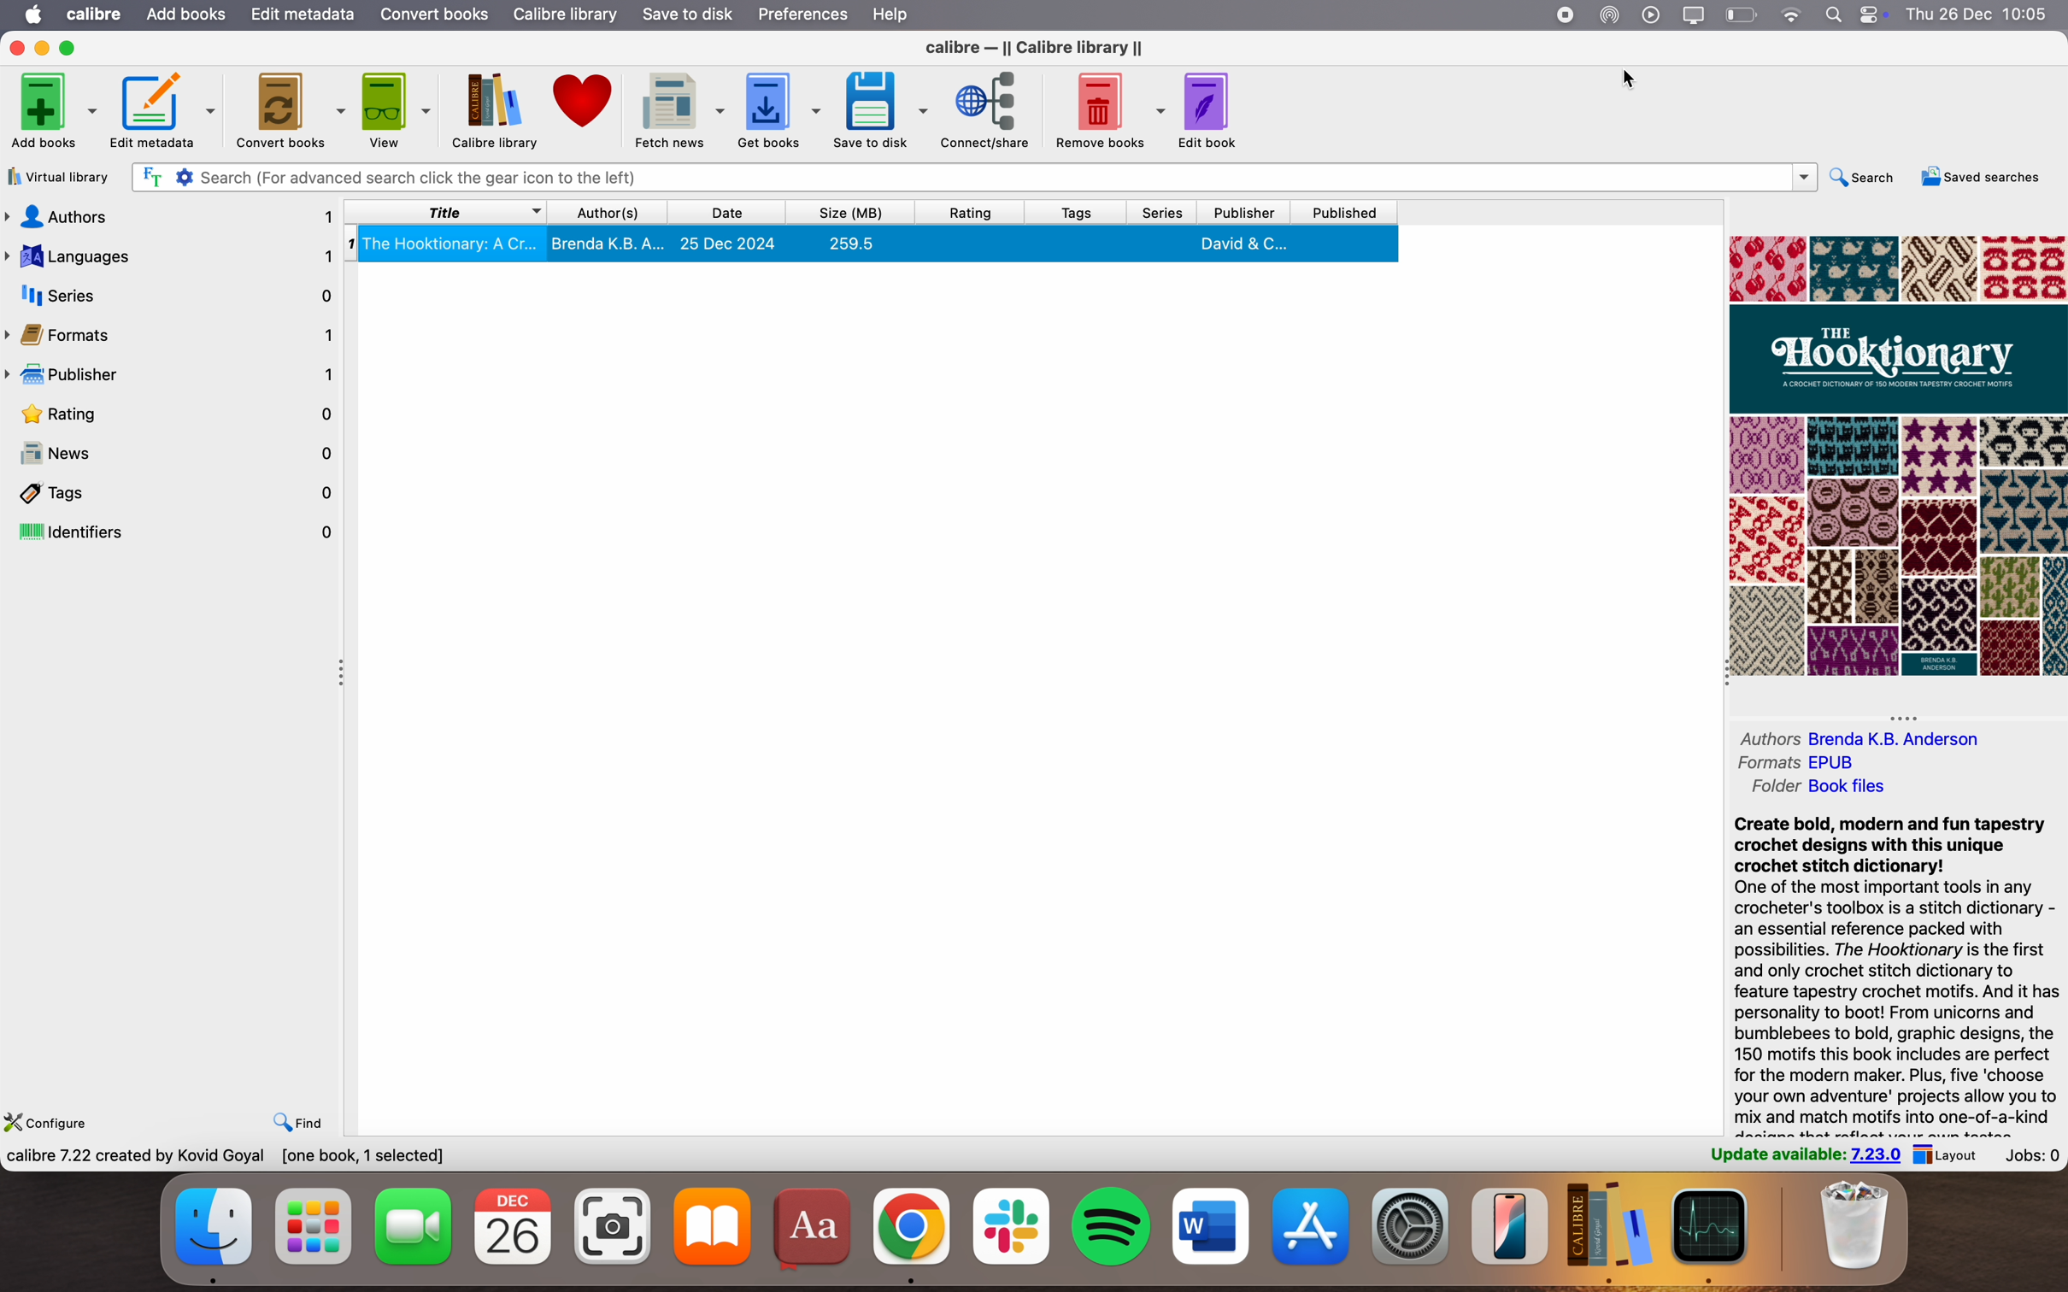 The width and height of the screenshot is (2068, 1292). What do you see at coordinates (728, 211) in the screenshot?
I see `date` at bounding box center [728, 211].